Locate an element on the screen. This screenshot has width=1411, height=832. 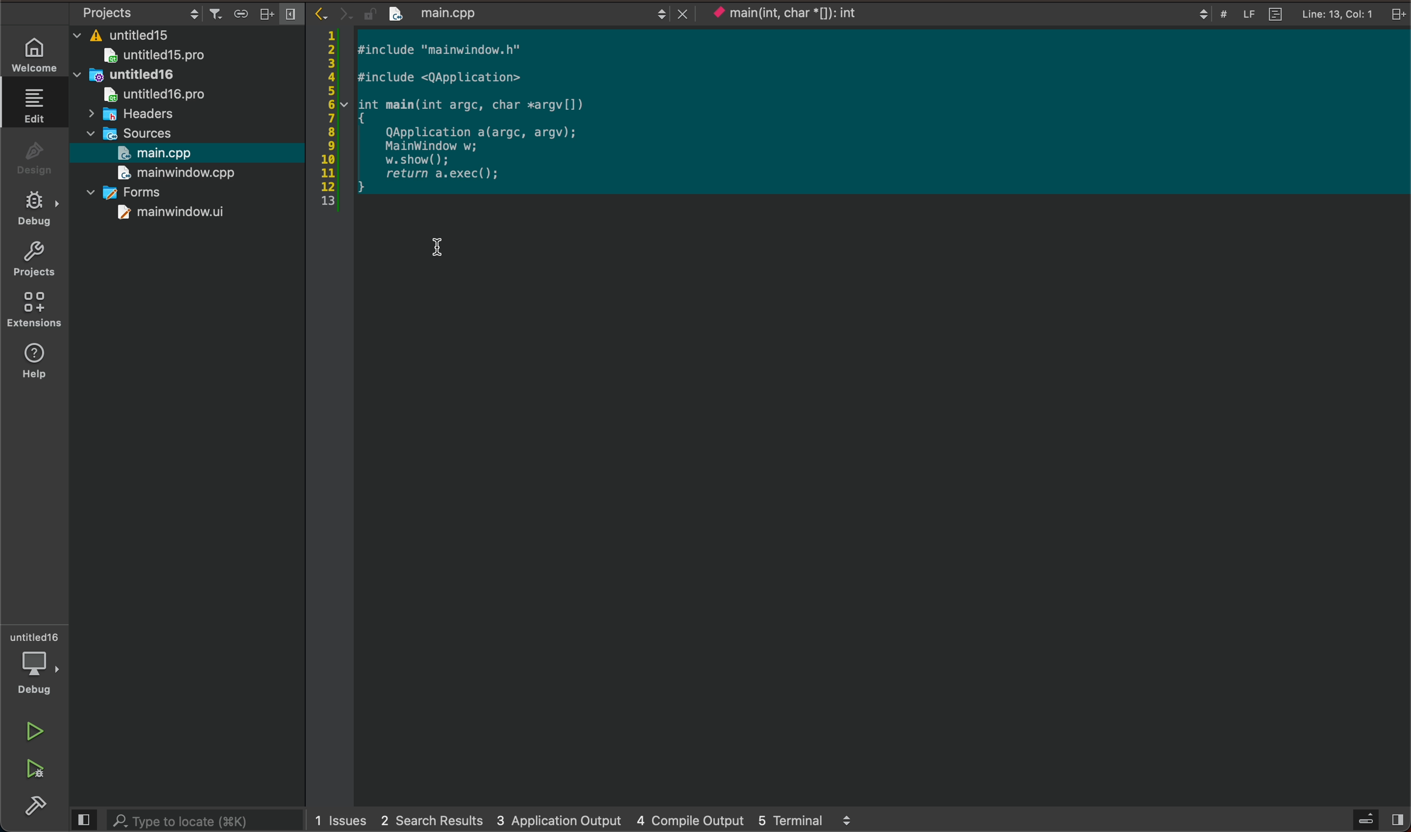
 is located at coordinates (1384, 13).